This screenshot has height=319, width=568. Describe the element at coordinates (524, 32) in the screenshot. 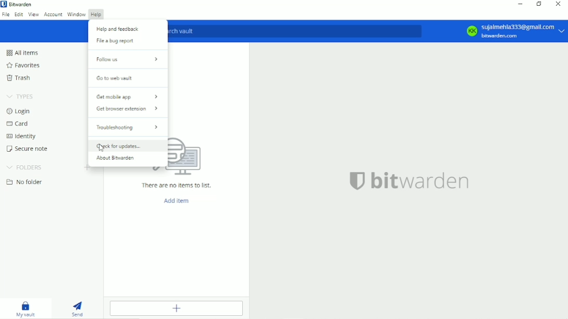

I see `sujaimehla333@gmail.com bitwarden.com` at that location.